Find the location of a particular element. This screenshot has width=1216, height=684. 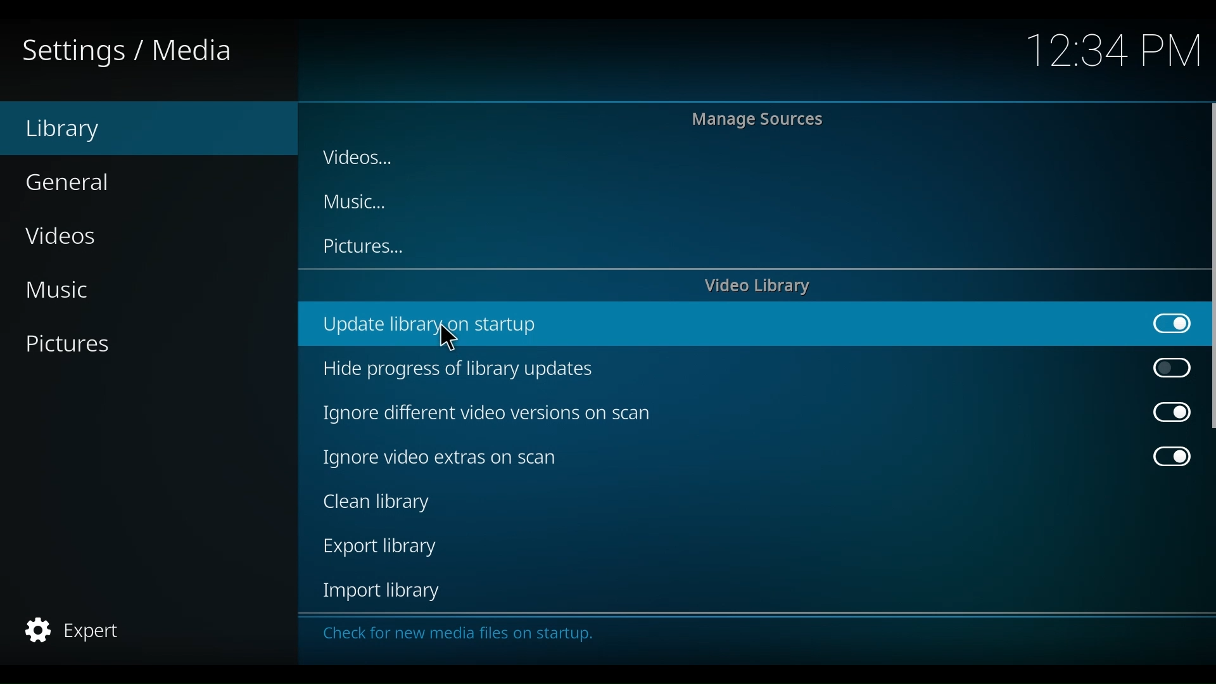

Settings/Media is located at coordinates (123, 54).